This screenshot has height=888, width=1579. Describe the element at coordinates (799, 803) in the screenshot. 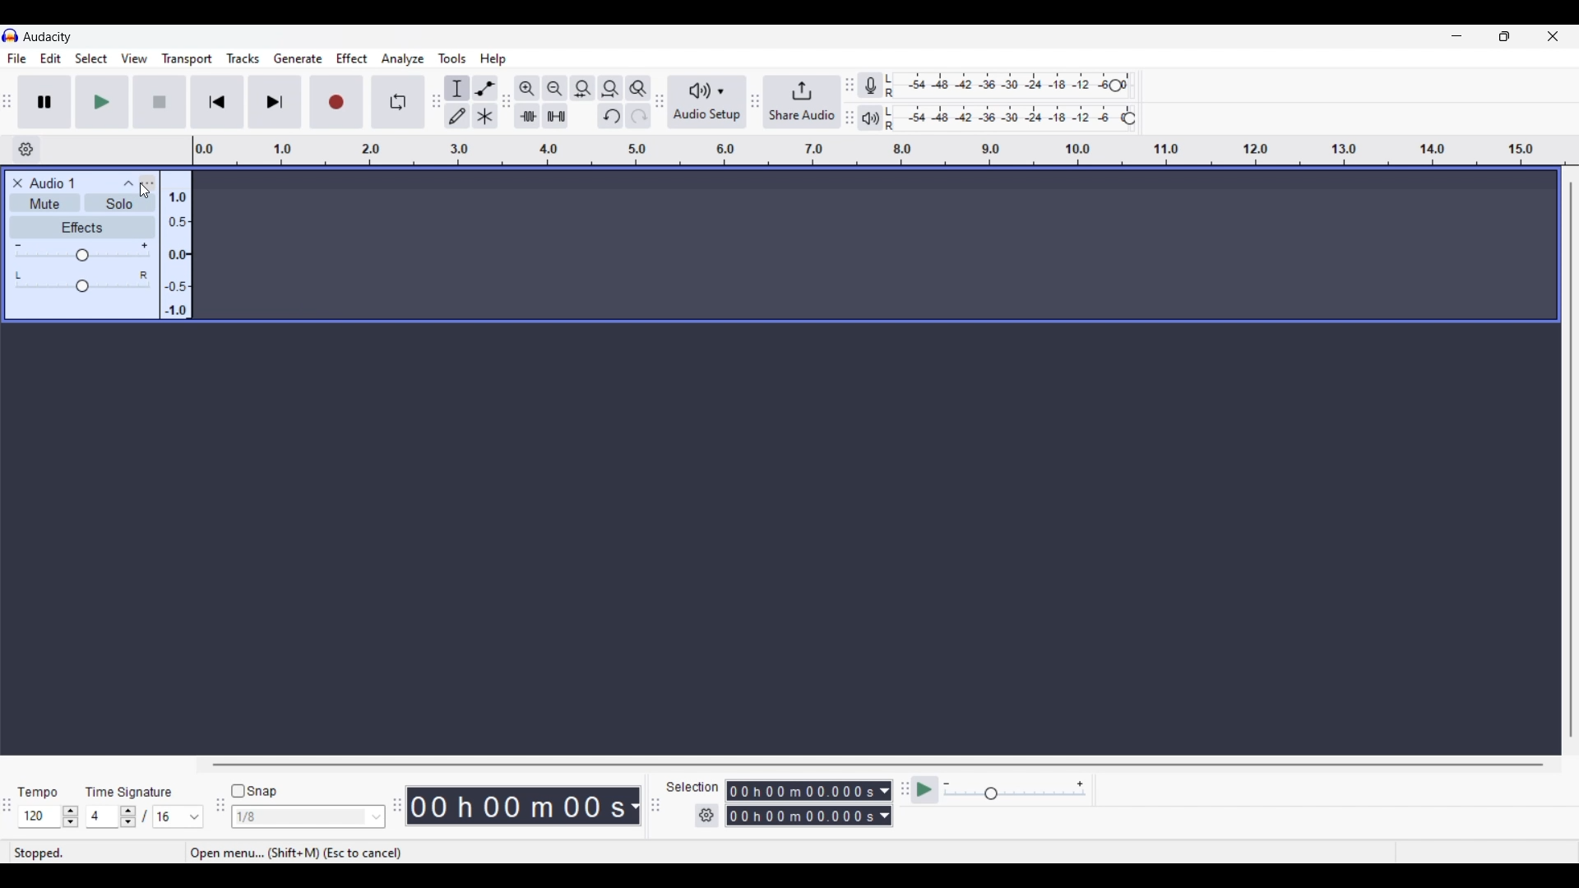

I see `Recording duration` at that location.